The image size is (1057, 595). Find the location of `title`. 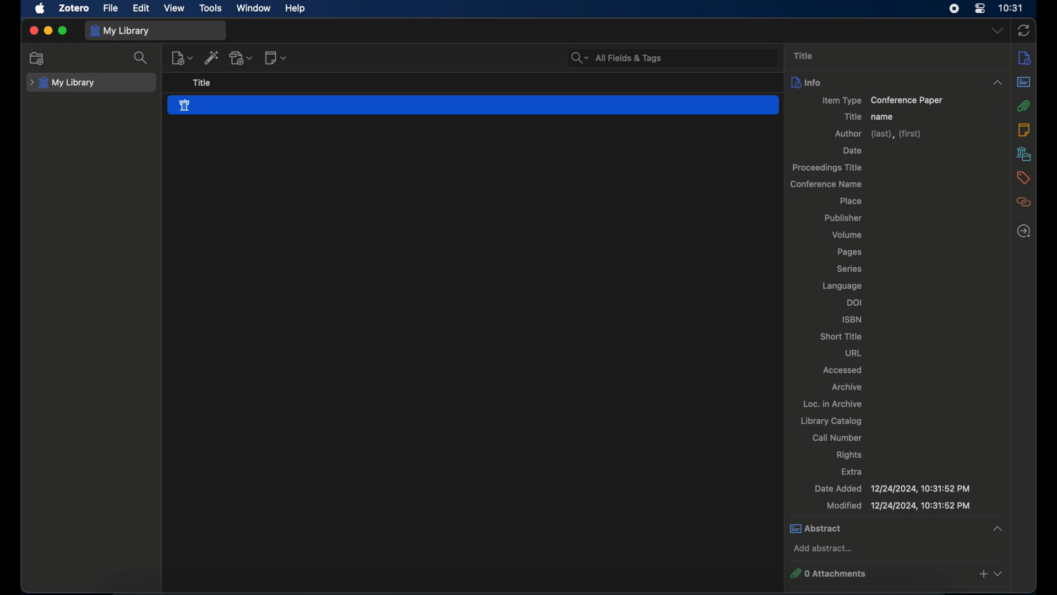

title is located at coordinates (203, 82).